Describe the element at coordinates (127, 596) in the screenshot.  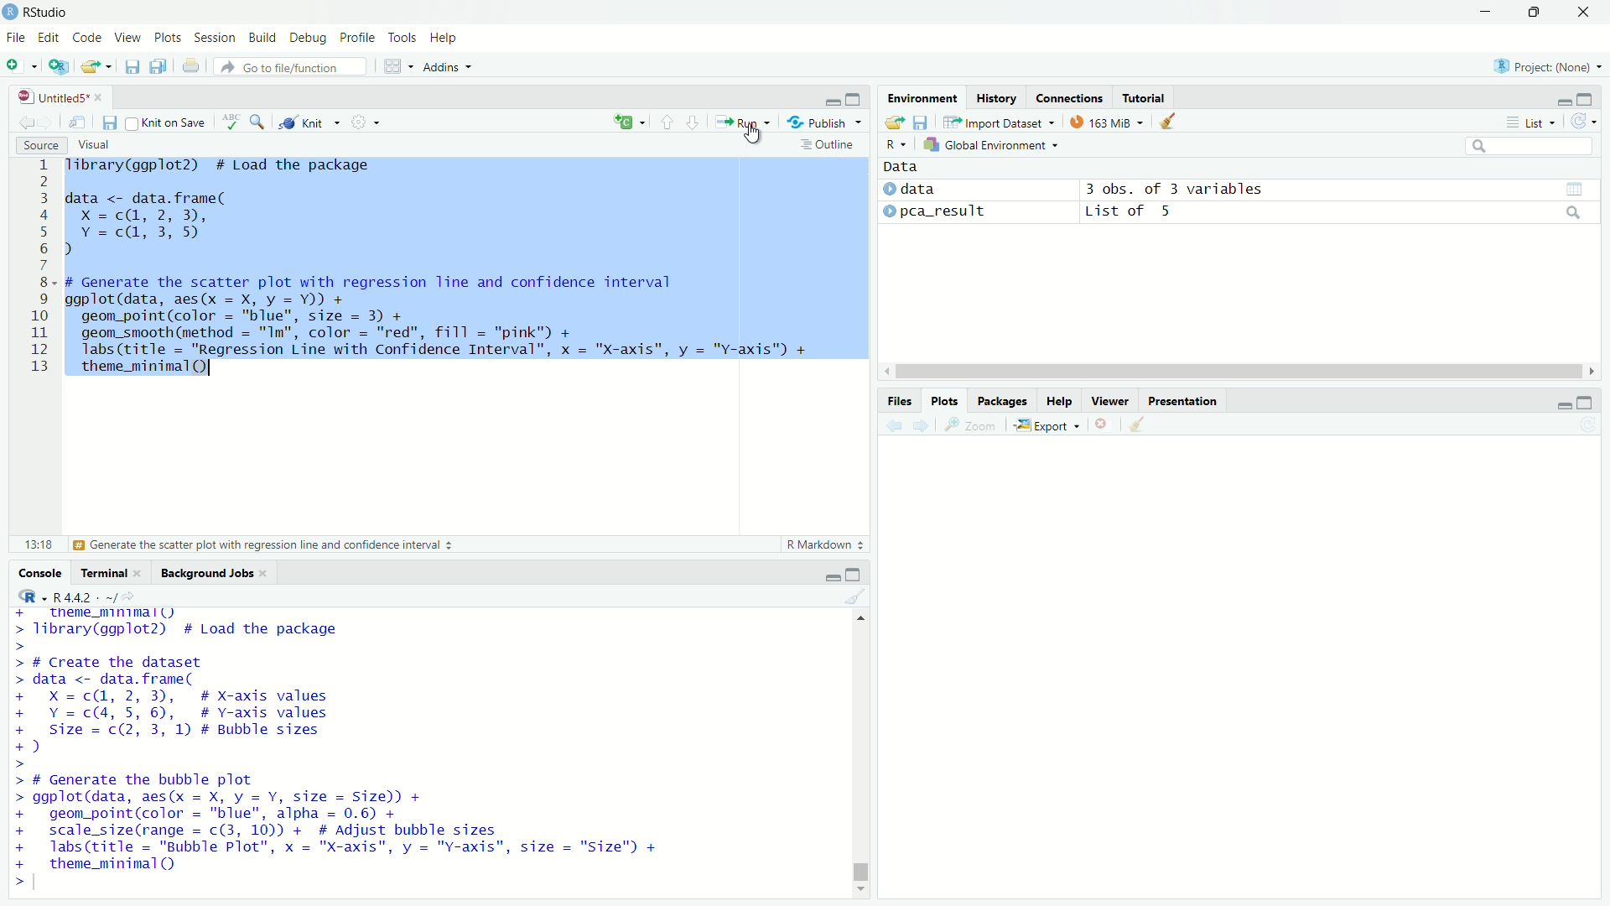
I see `View the current working current directory` at that location.